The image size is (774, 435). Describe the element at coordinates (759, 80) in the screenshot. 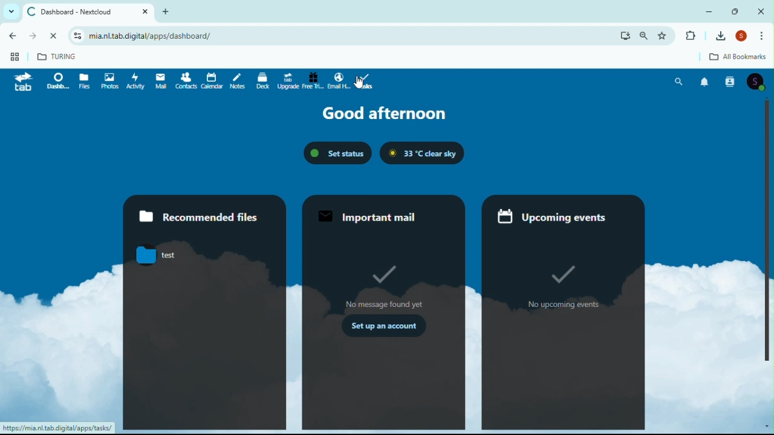

I see `Account icon` at that location.